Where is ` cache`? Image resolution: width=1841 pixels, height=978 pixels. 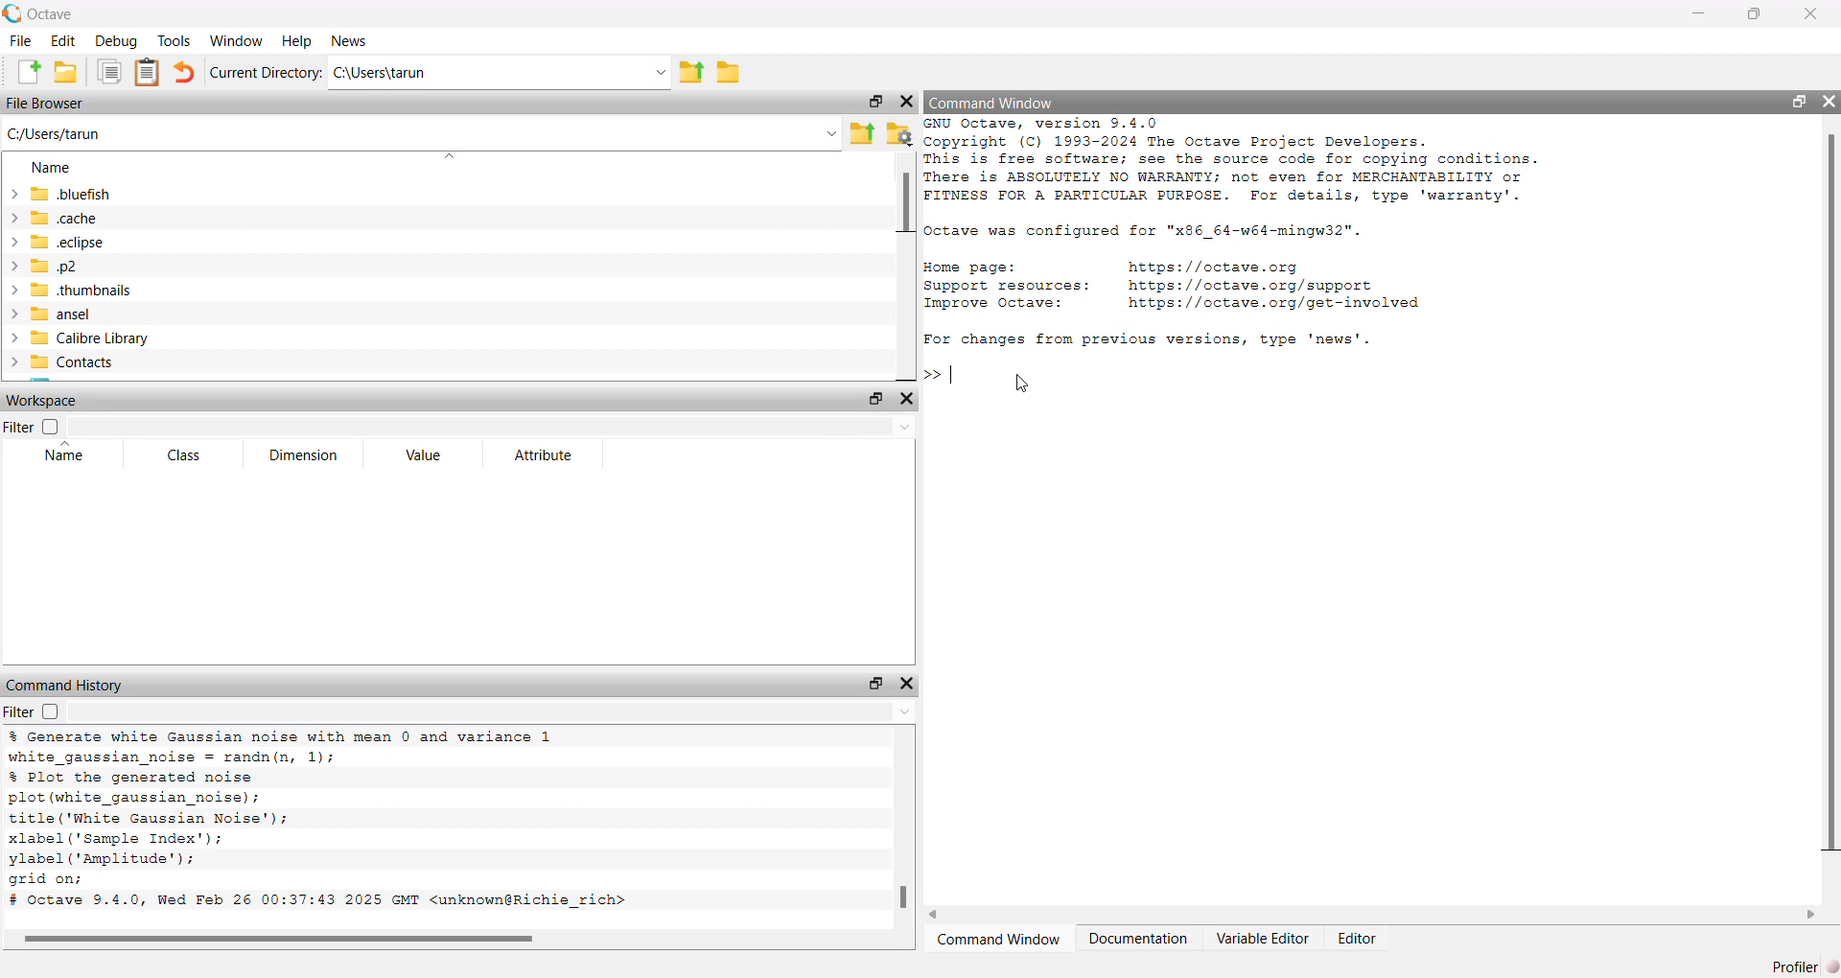
 cache is located at coordinates (65, 217).